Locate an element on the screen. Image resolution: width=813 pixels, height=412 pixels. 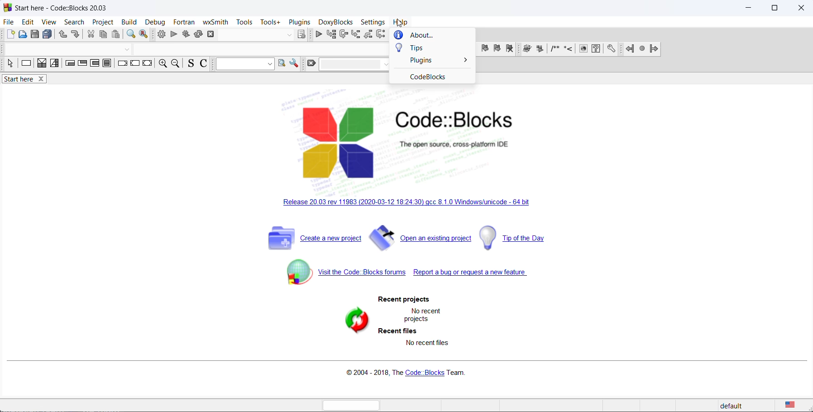
cursor is located at coordinates (397, 22).